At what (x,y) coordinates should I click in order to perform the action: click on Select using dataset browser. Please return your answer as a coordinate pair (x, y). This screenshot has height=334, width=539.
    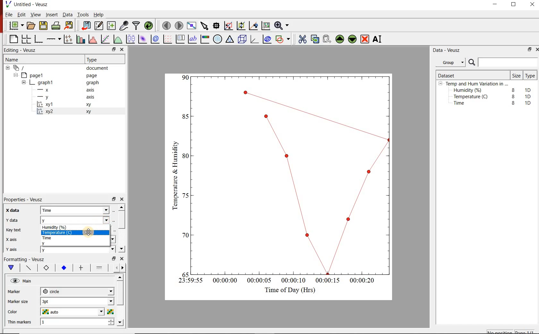
    Looking at the image, I should click on (114, 220).